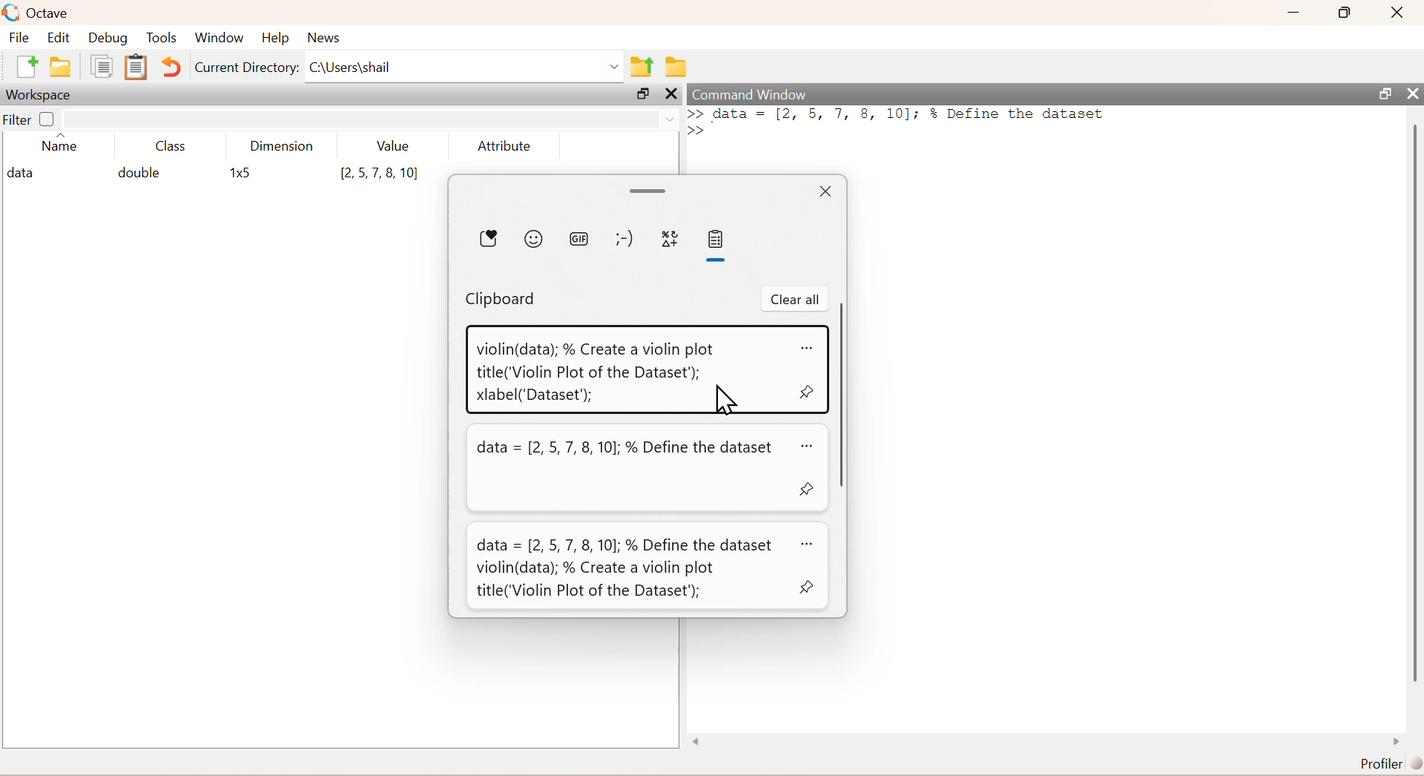  I want to click on help, so click(276, 39).